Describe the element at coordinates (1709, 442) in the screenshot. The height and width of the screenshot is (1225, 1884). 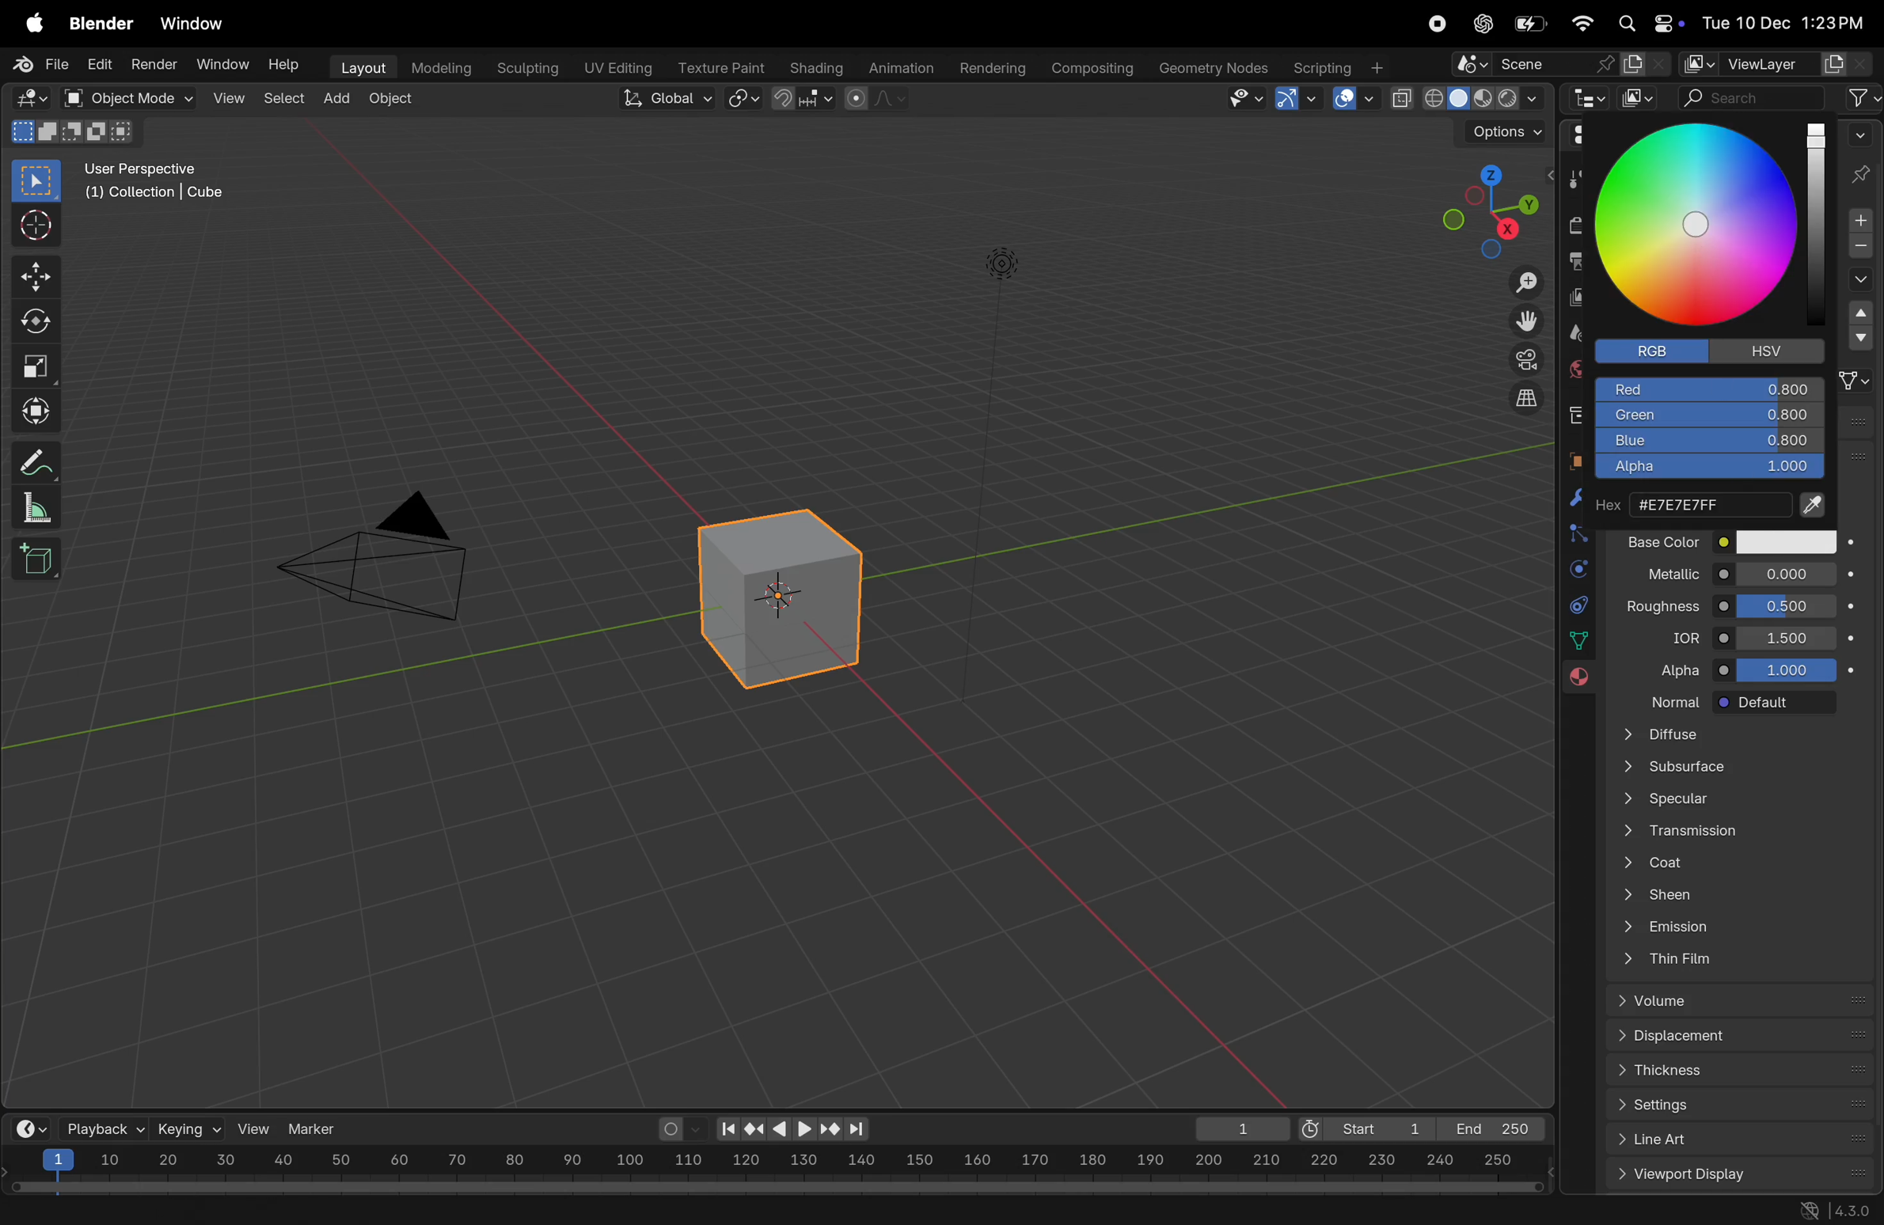
I see `blue` at that location.